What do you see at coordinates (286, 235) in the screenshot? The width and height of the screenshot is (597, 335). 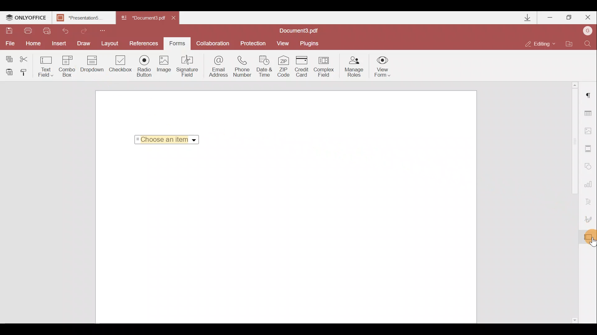 I see `Working area` at bounding box center [286, 235].